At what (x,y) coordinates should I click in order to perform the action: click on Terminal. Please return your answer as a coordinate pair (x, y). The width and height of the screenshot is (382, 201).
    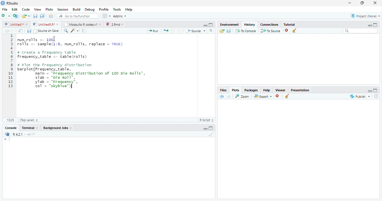
    Looking at the image, I should click on (30, 128).